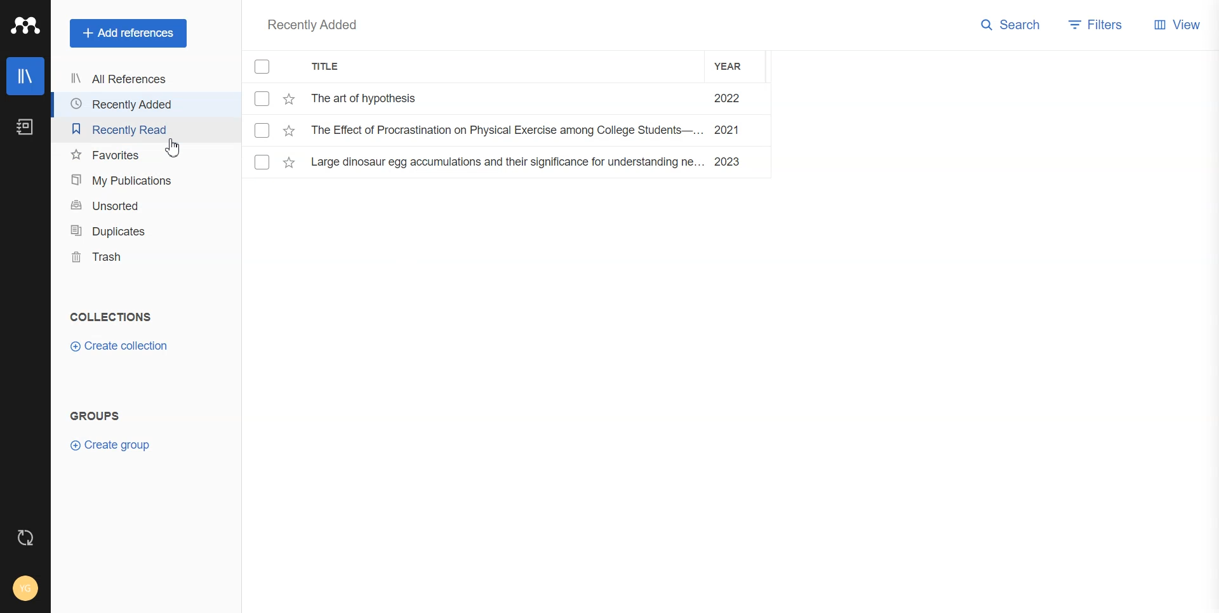 The width and height of the screenshot is (1219, 613). Describe the element at coordinates (1178, 27) in the screenshot. I see `View` at that location.